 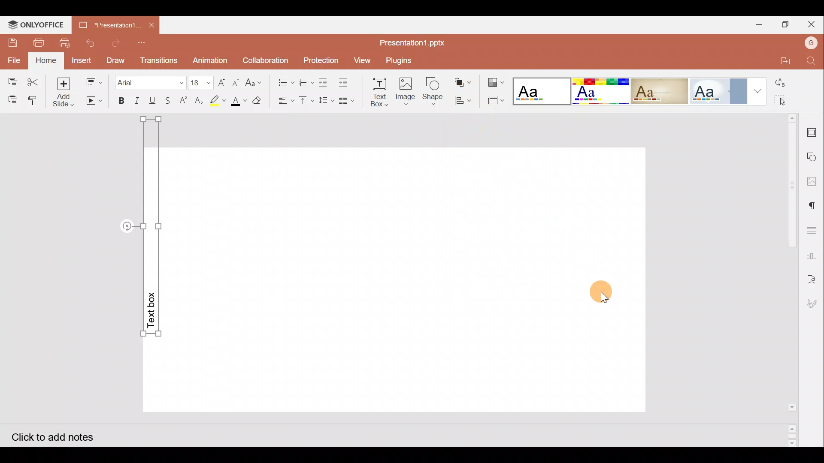 I want to click on Presentation slide, so click(x=417, y=280).